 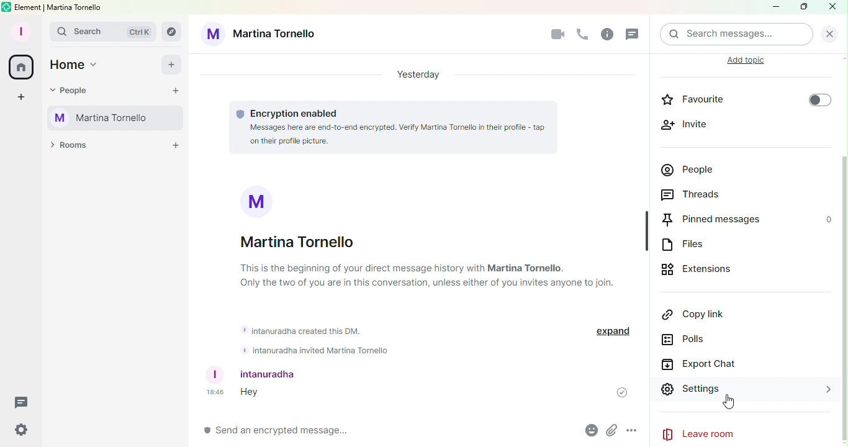 What do you see at coordinates (620, 392) in the screenshot?
I see `message sent` at bounding box center [620, 392].